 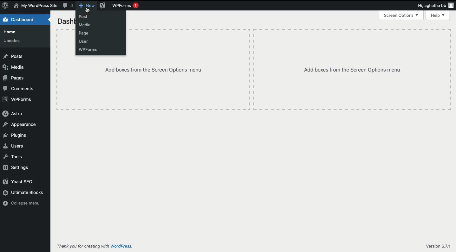 What do you see at coordinates (84, 41) in the screenshot?
I see `User` at bounding box center [84, 41].